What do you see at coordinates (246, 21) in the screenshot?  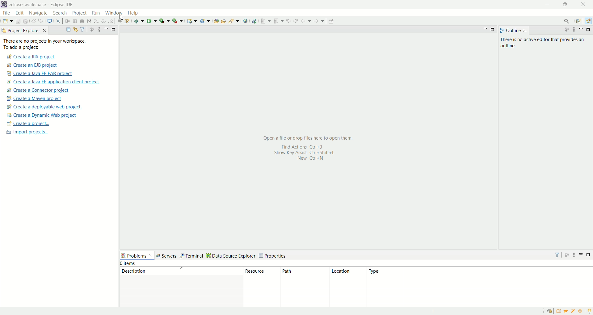 I see `open web browser` at bounding box center [246, 21].